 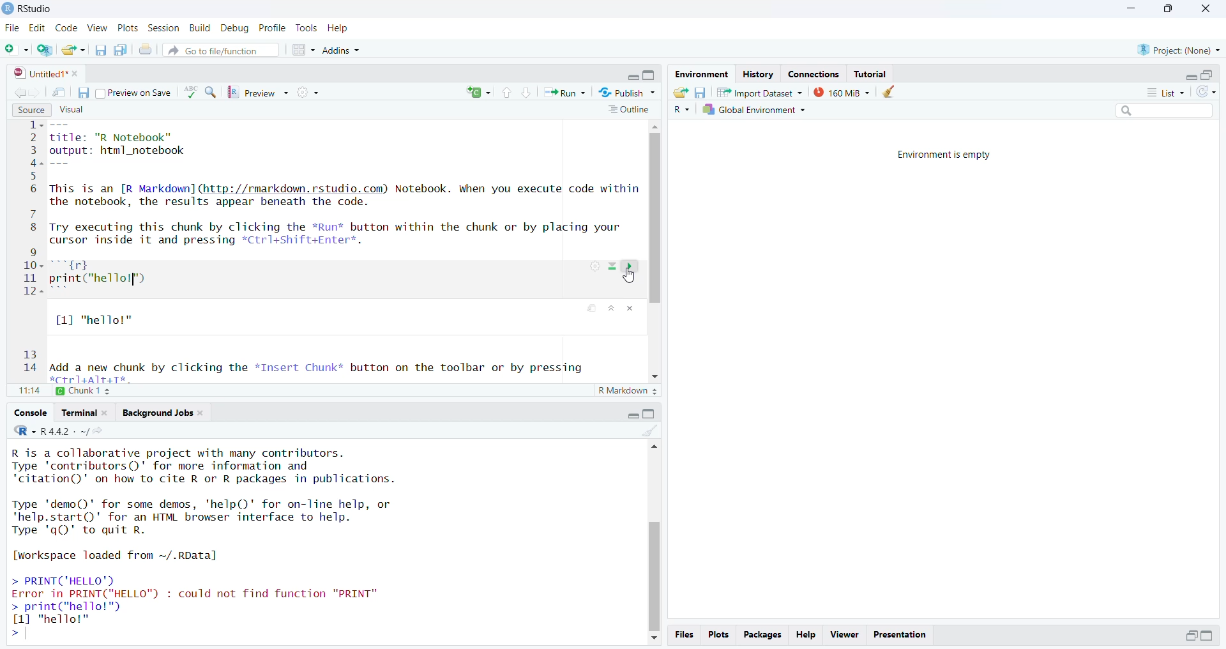 What do you see at coordinates (1160, 92) in the screenshot?
I see `list` at bounding box center [1160, 92].